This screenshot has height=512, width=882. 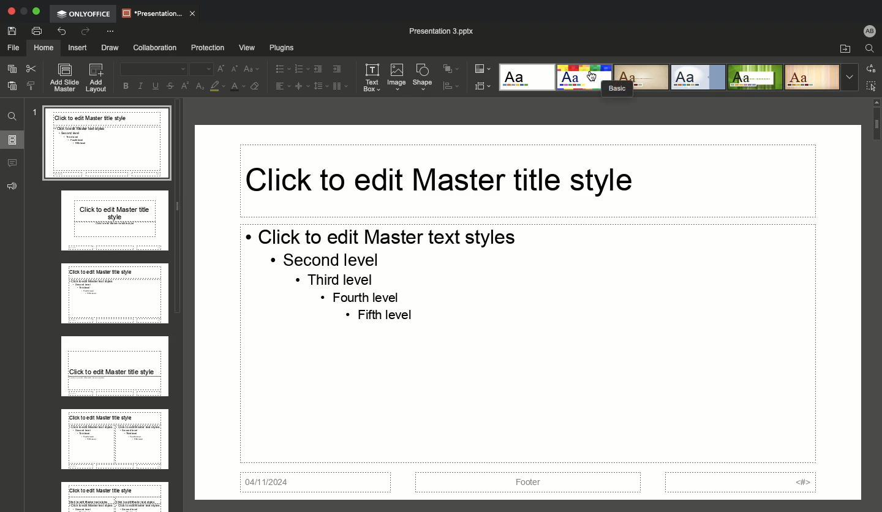 What do you see at coordinates (110, 47) in the screenshot?
I see `Draw` at bounding box center [110, 47].